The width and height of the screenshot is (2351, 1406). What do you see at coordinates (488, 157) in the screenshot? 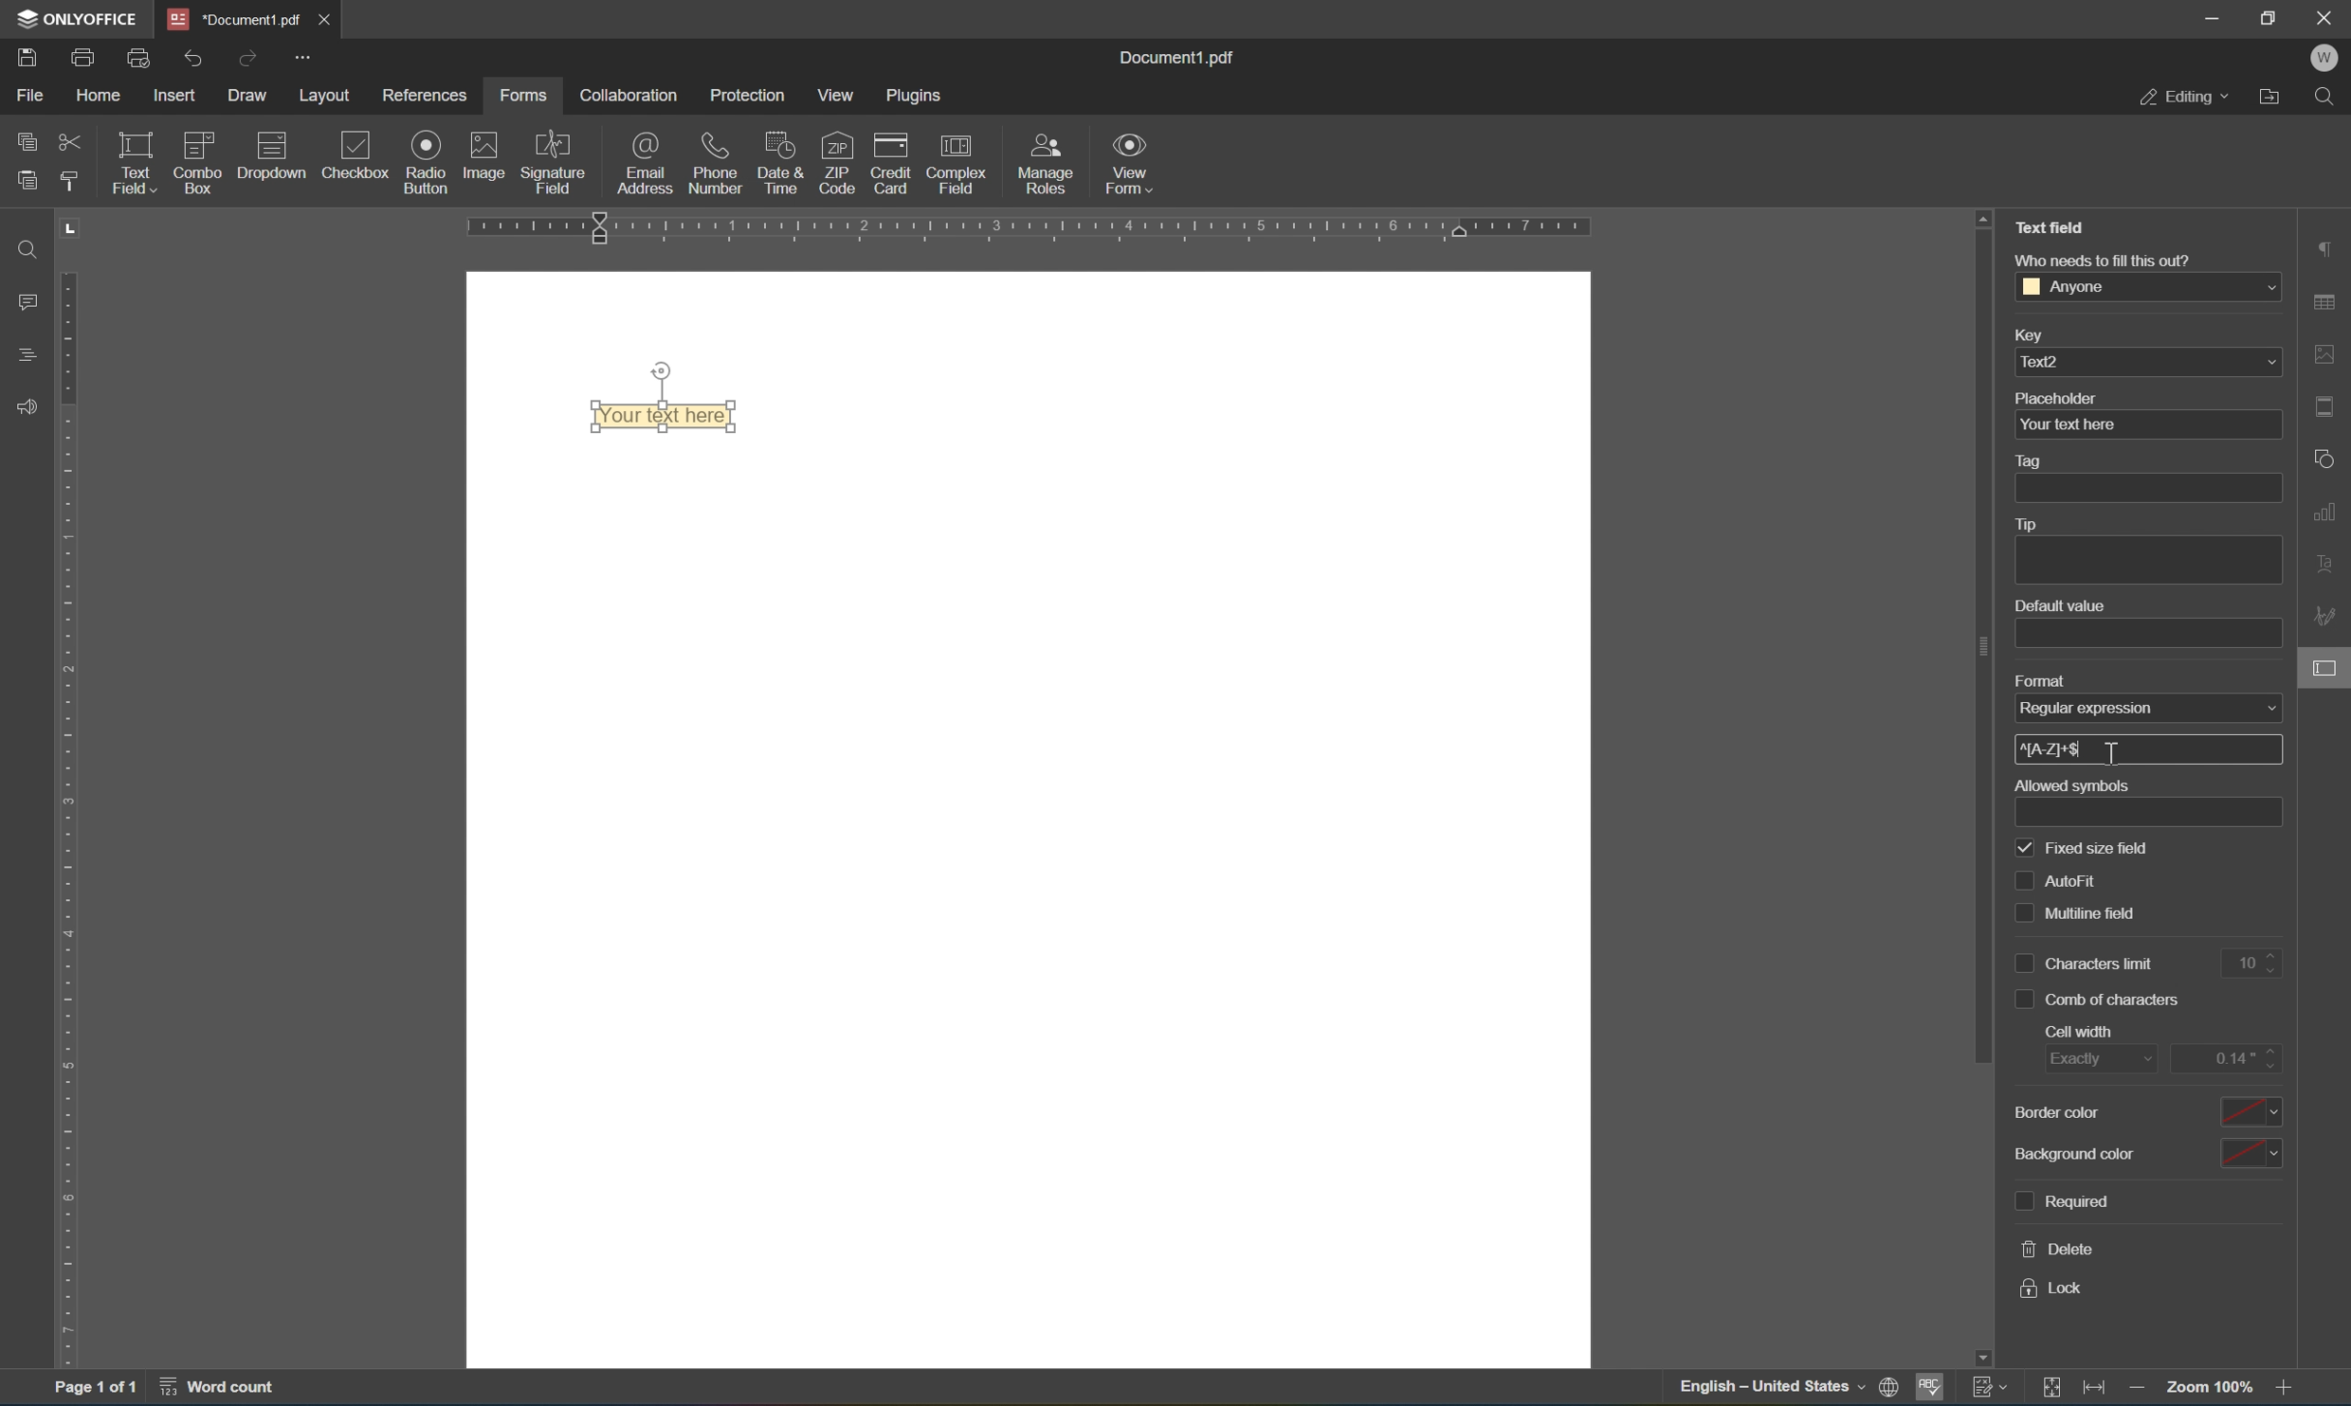
I see `image` at bounding box center [488, 157].